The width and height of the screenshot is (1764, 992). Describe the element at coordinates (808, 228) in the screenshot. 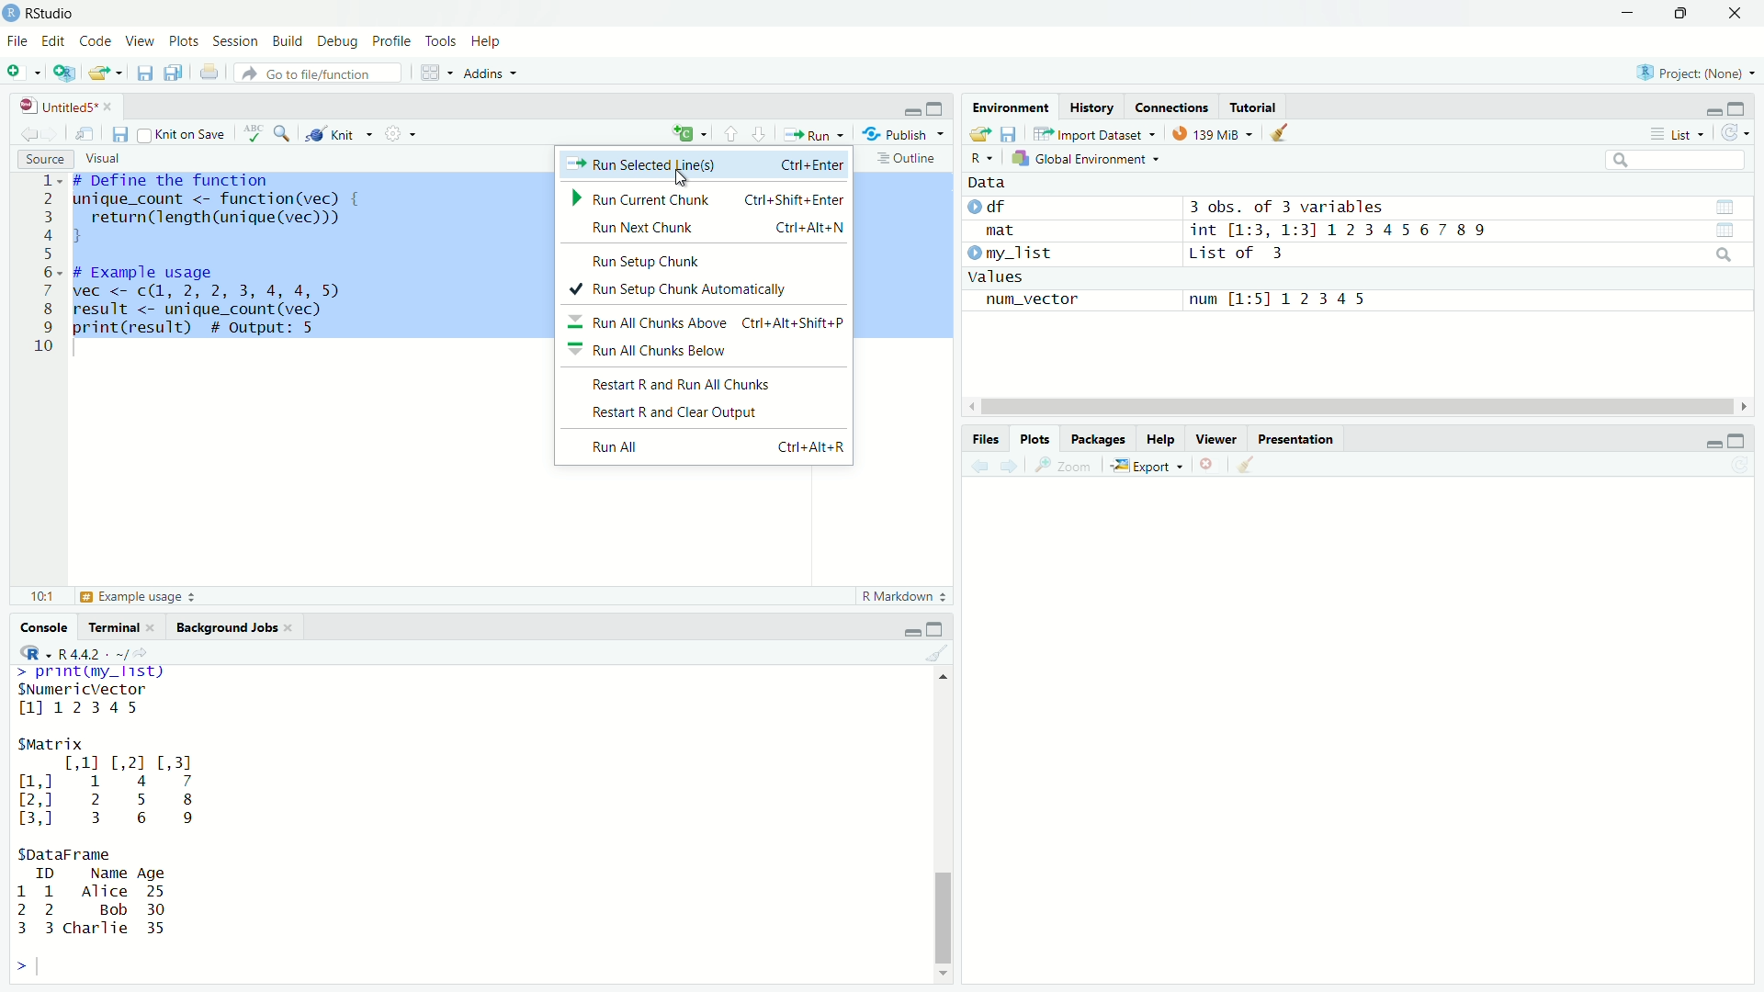

I see `Ctrl+Alt+N` at that location.